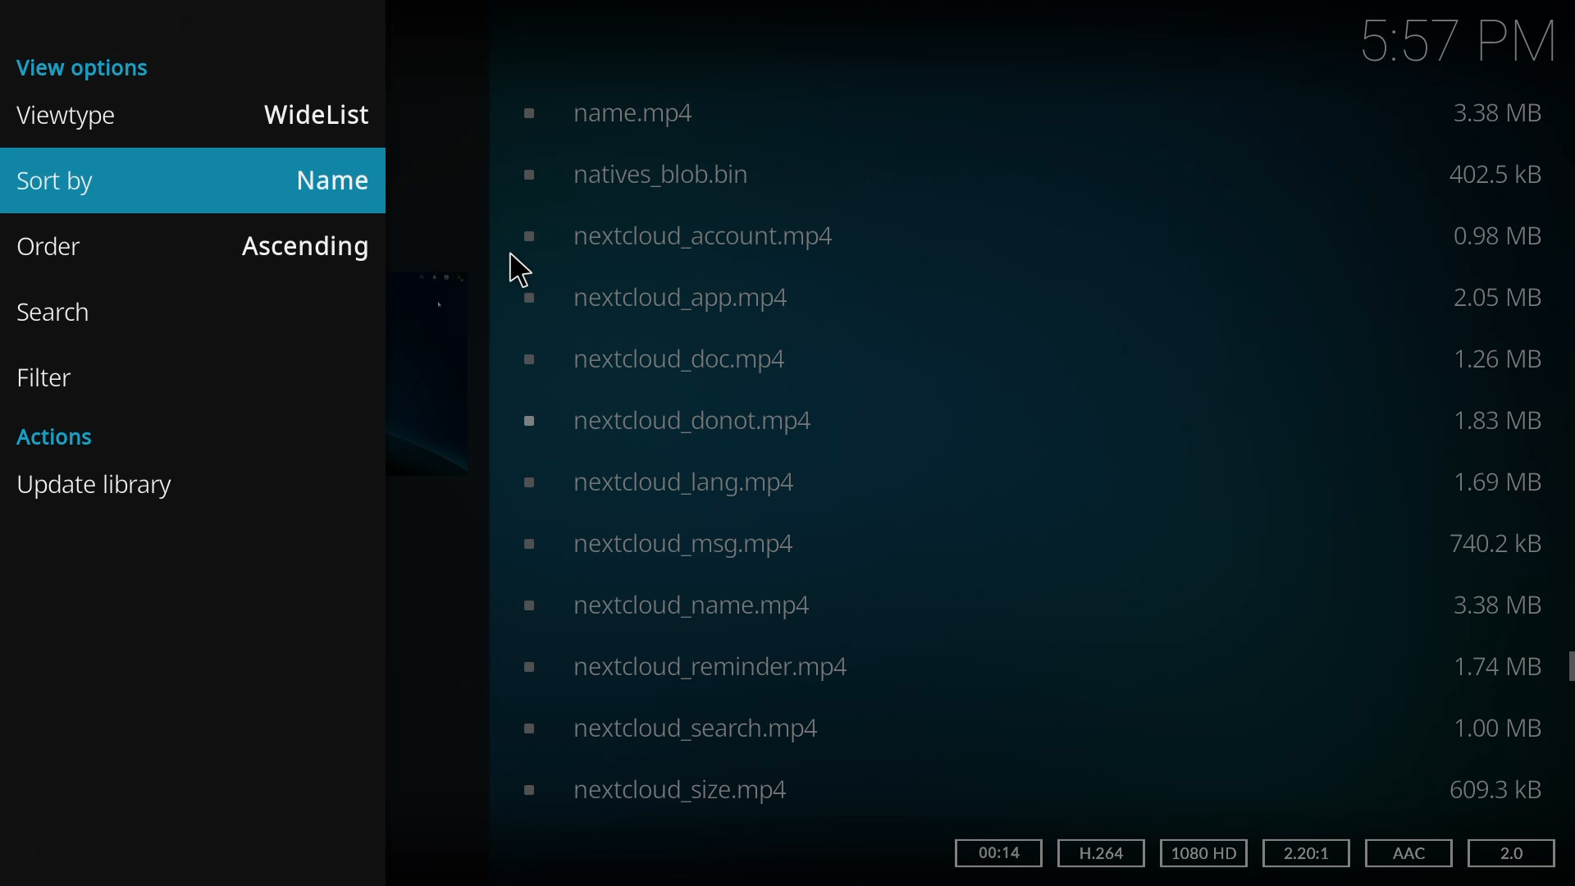 The image size is (1575, 886). I want to click on cursor, so click(520, 268).